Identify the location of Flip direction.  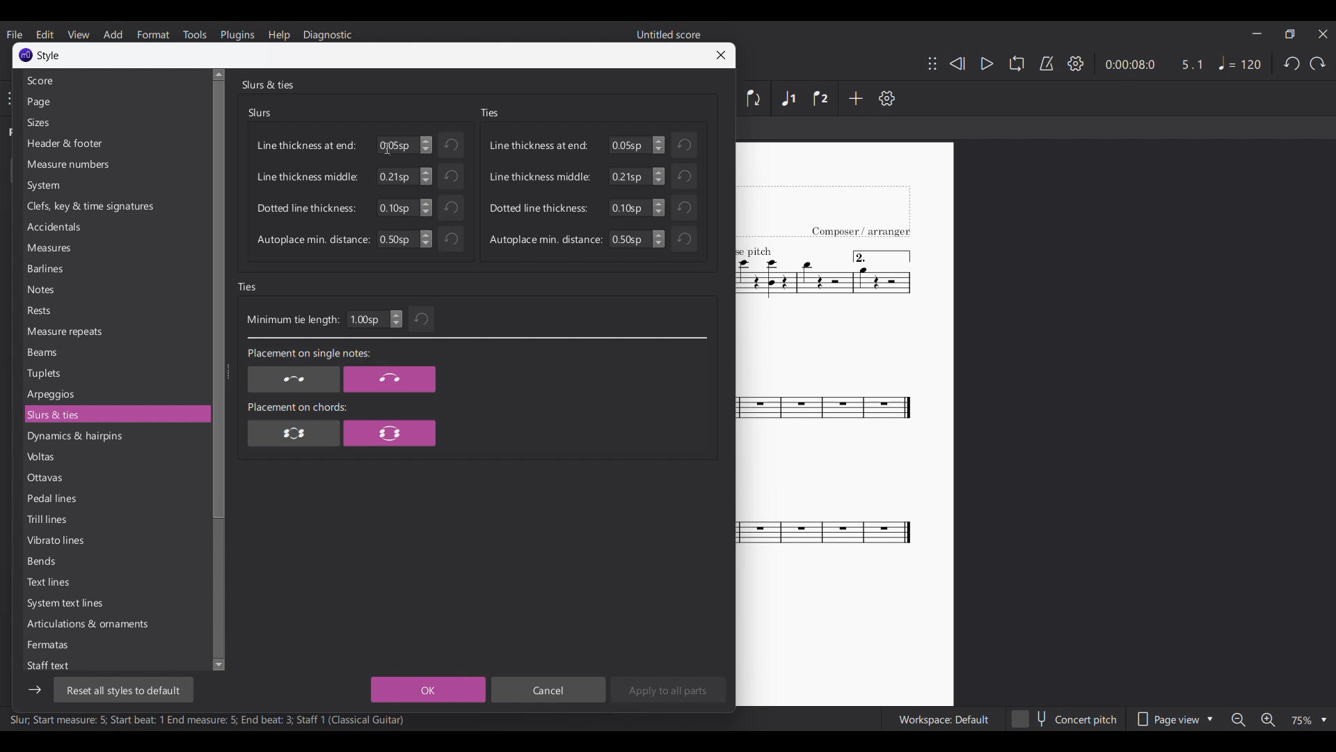
(754, 98).